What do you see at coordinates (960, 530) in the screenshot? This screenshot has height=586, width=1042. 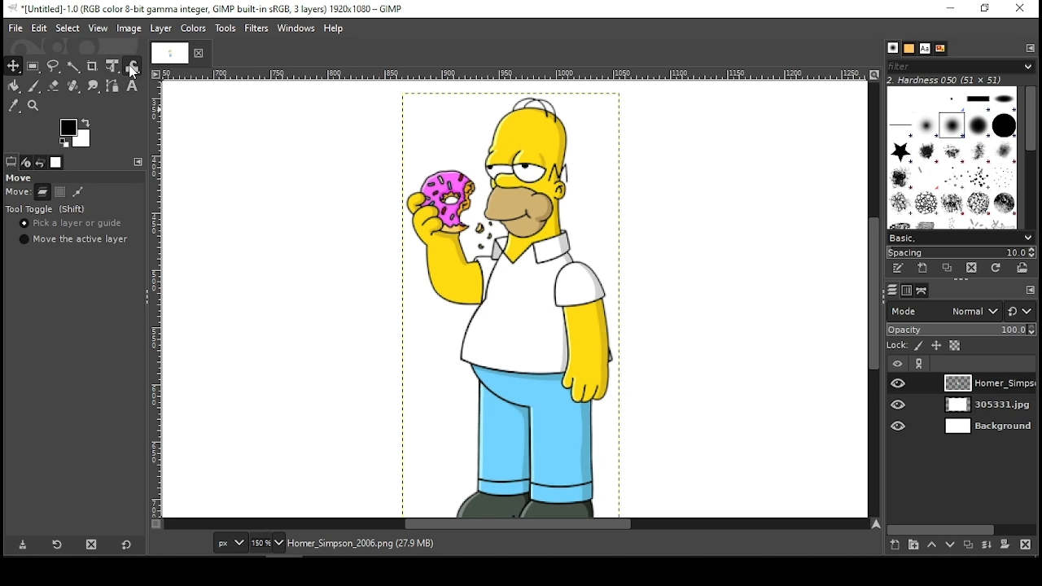 I see `scroll bar` at bounding box center [960, 530].